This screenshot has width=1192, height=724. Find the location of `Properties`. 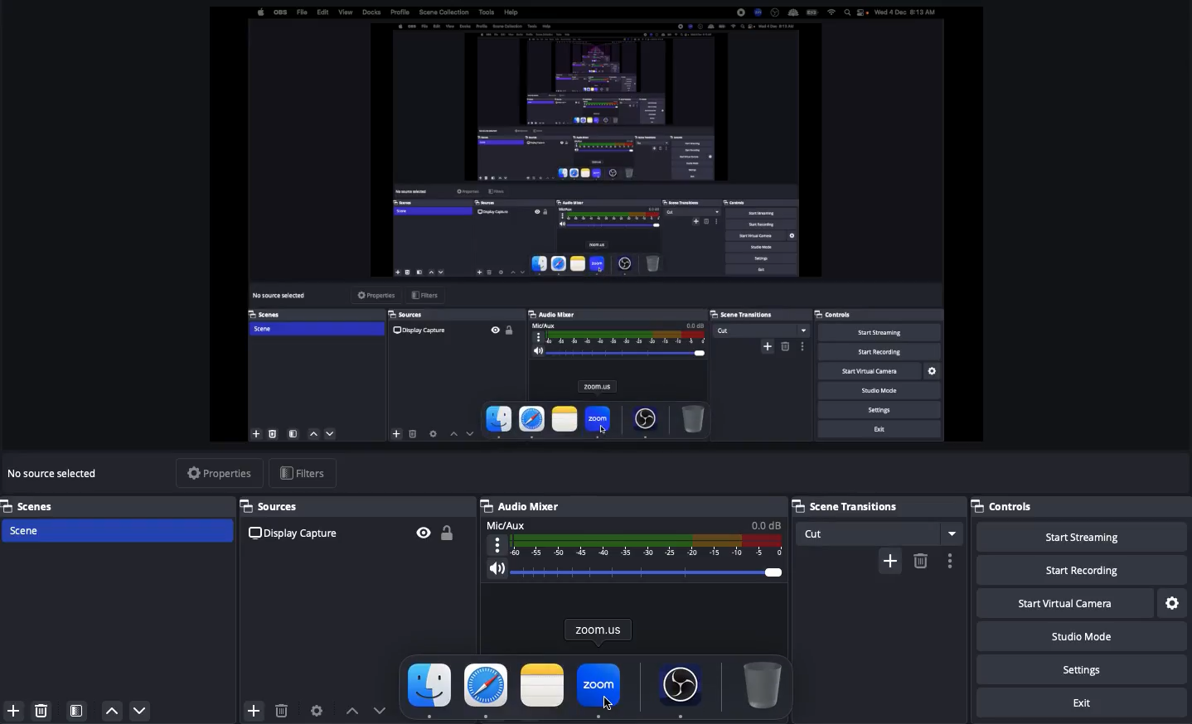

Properties is located at coordinates (220, 471).